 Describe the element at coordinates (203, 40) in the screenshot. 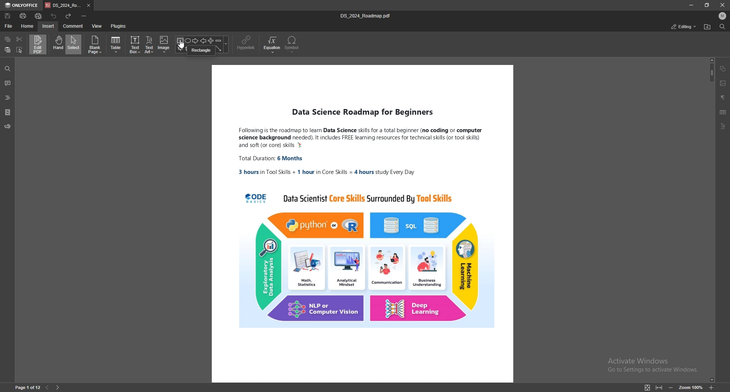

I see `shapes` at that location.